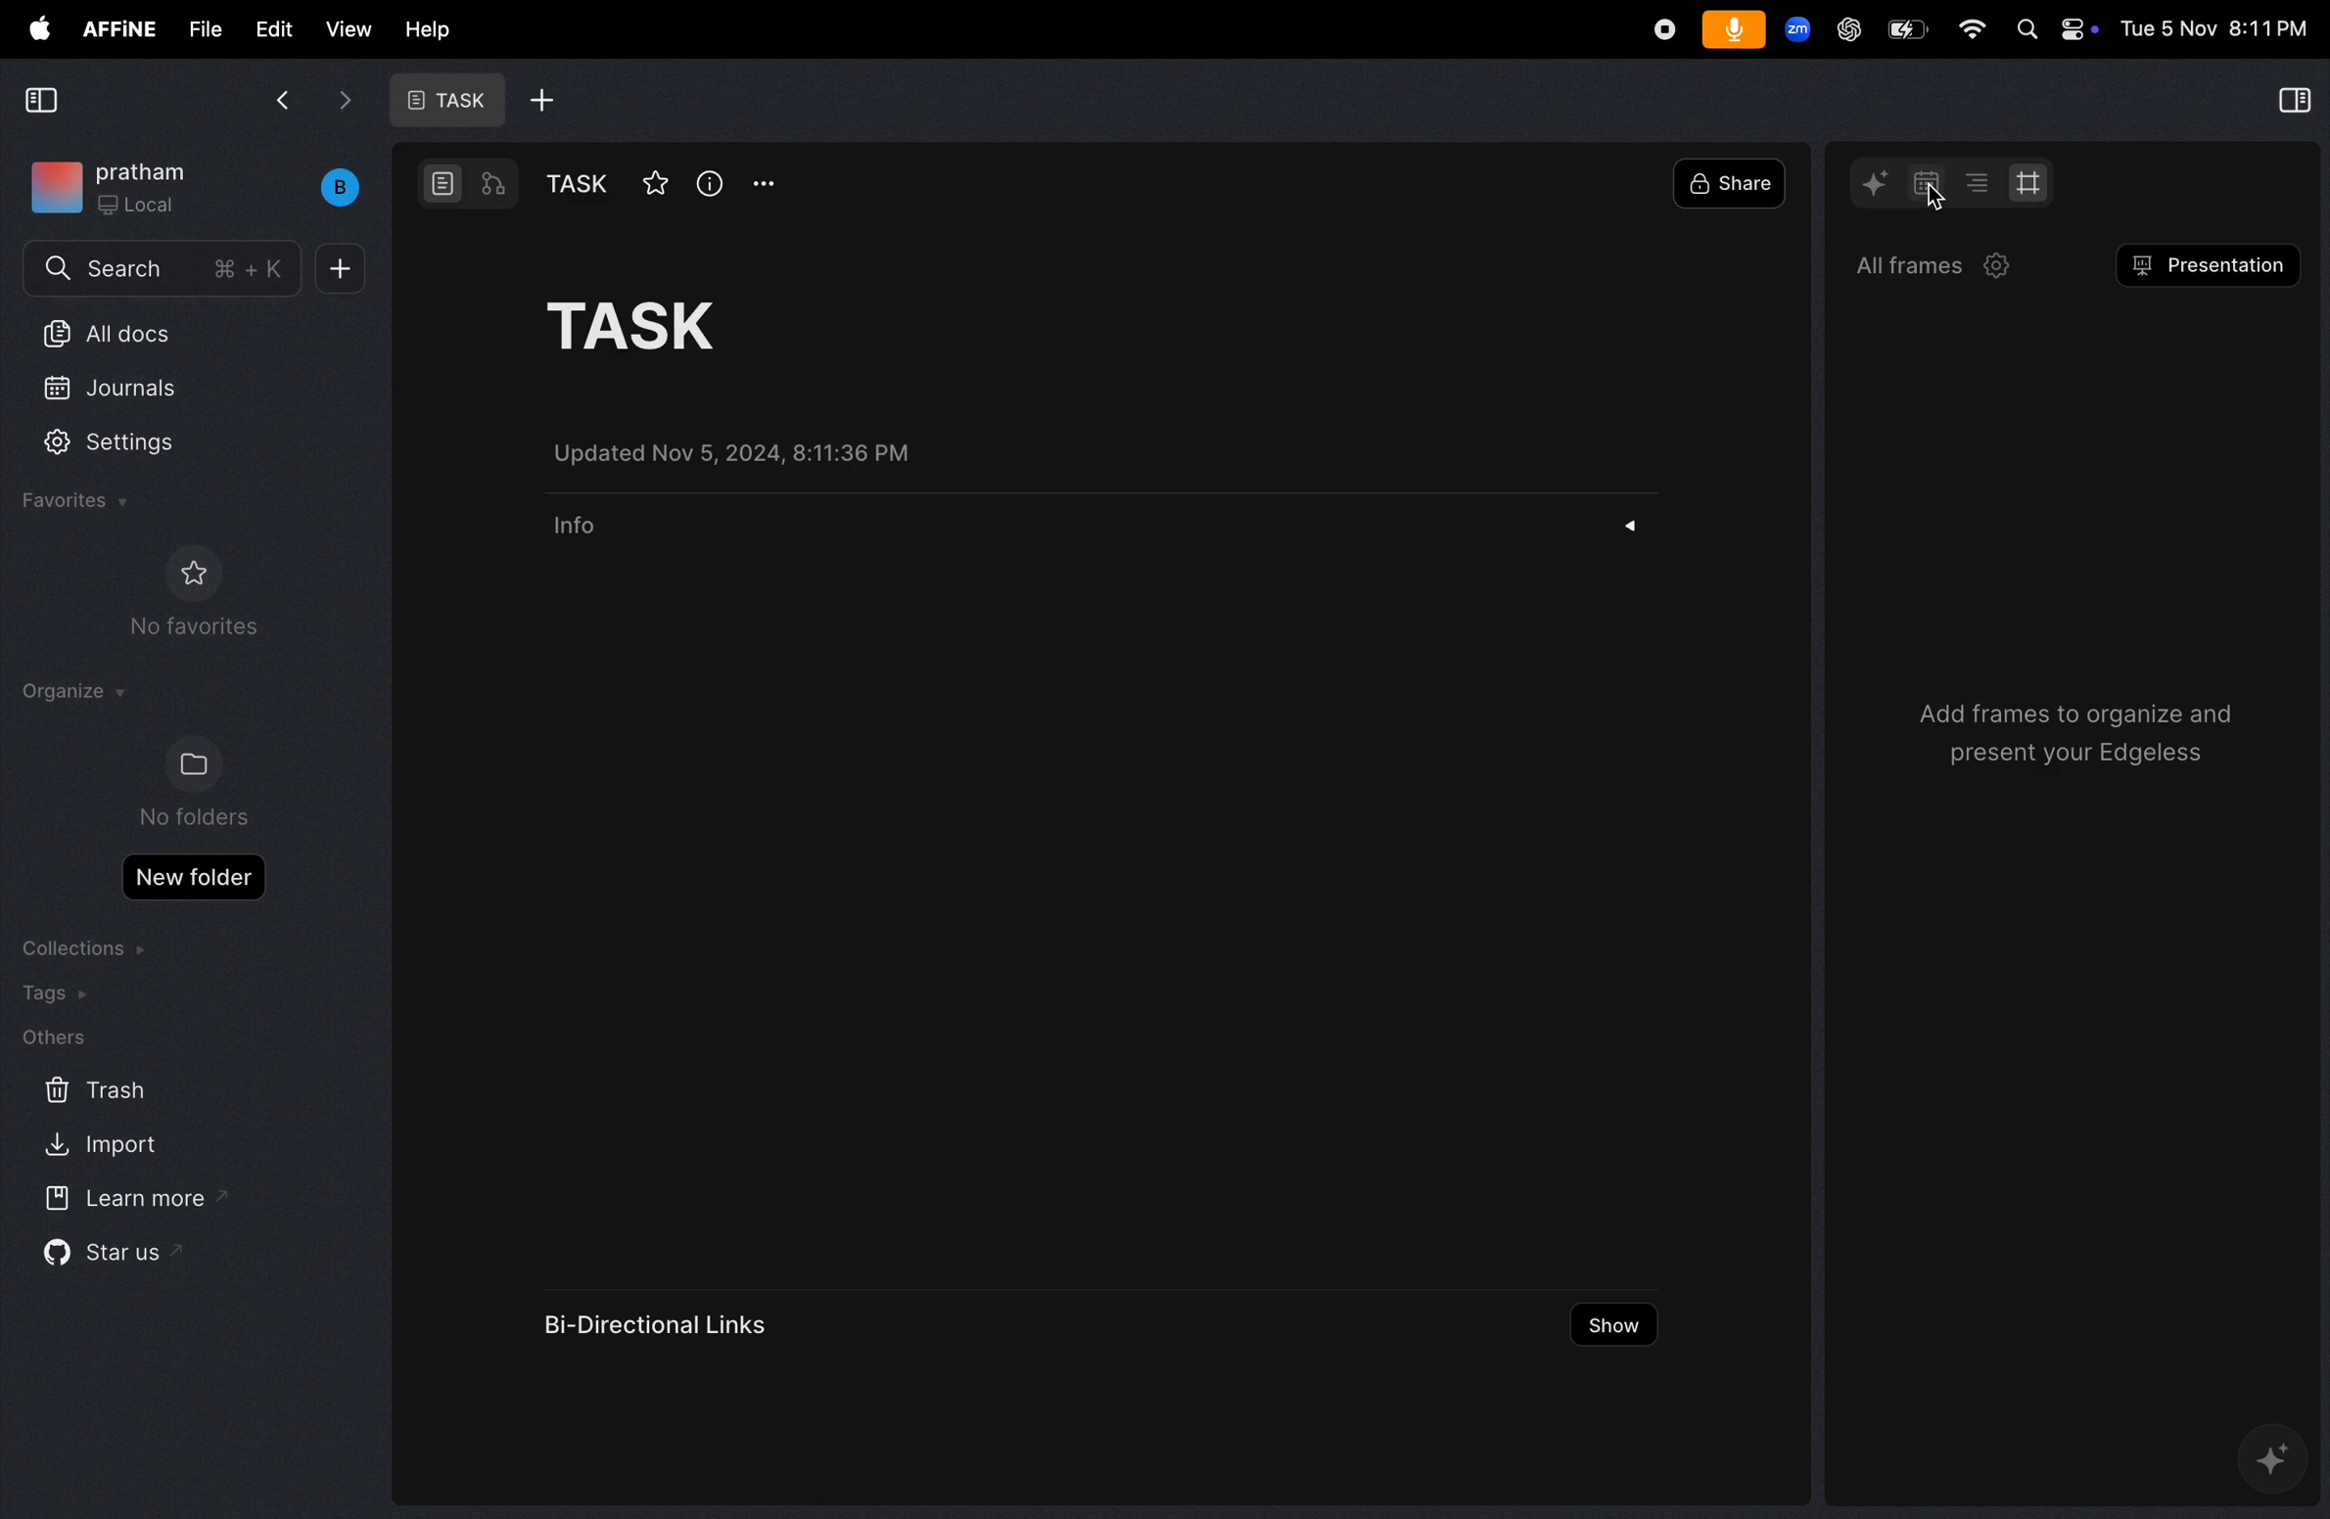 Image resolution: width=2330 pixels, height=1519 pixels. I want to click on no folders, so click(188, 784).